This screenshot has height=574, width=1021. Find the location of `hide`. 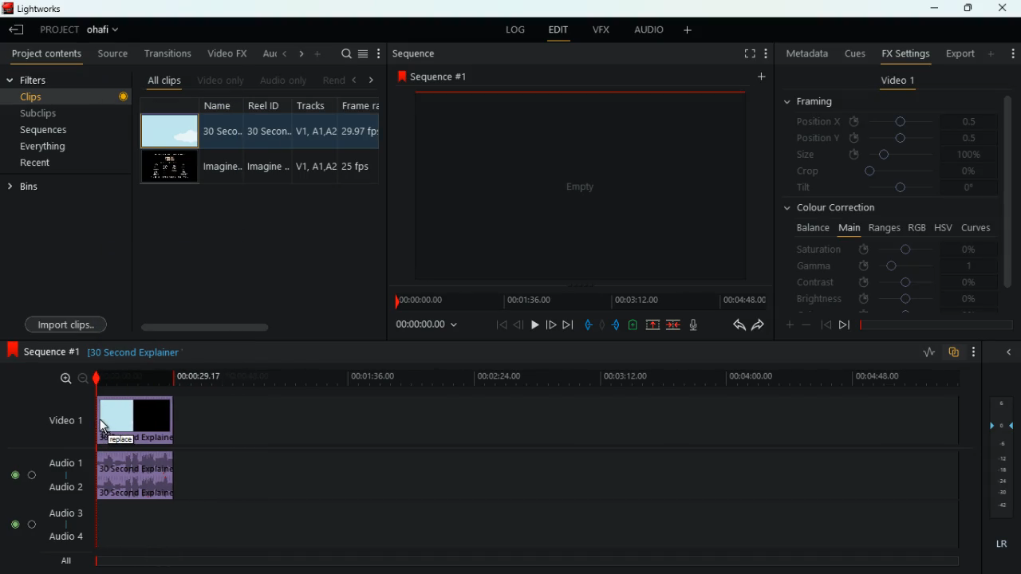

hide is located at coordinates (1005, 351).